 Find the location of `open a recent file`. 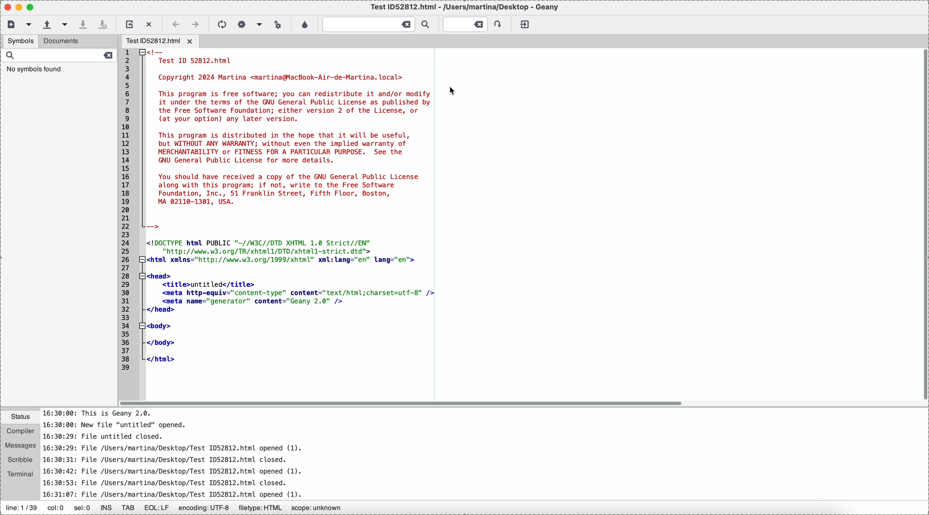

open a recent file is located at coordinates (69, 25).